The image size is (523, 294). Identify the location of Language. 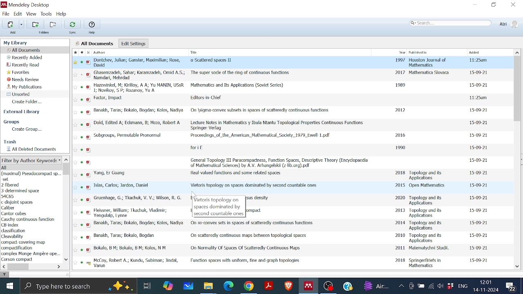
(463, 285).